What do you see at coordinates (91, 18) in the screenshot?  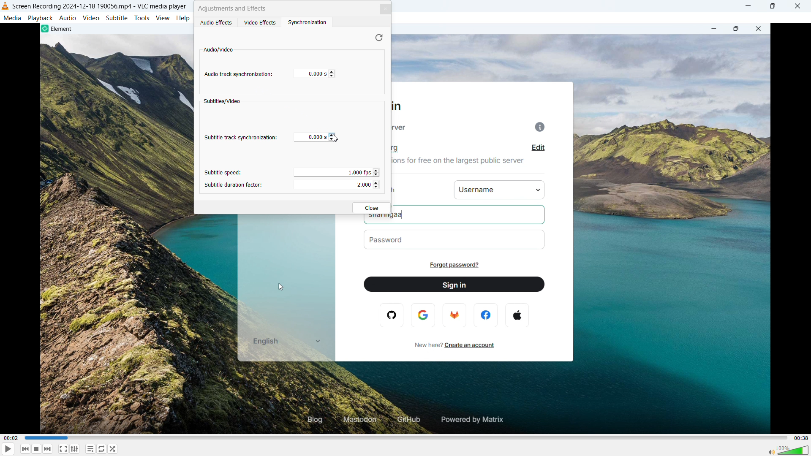 I see `video` at bounding box center [91, 18].